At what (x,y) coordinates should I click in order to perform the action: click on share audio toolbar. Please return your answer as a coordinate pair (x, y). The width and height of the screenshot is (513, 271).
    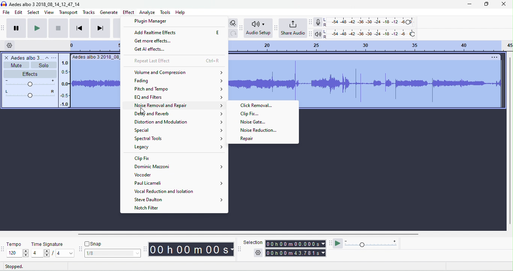
    Looking at the image, I should click on (276, 28).